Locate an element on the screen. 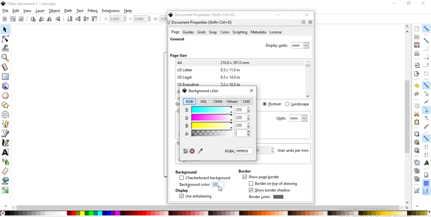 This screenshot has height=217, width=431. show page border is located at coordinates (261, 177).